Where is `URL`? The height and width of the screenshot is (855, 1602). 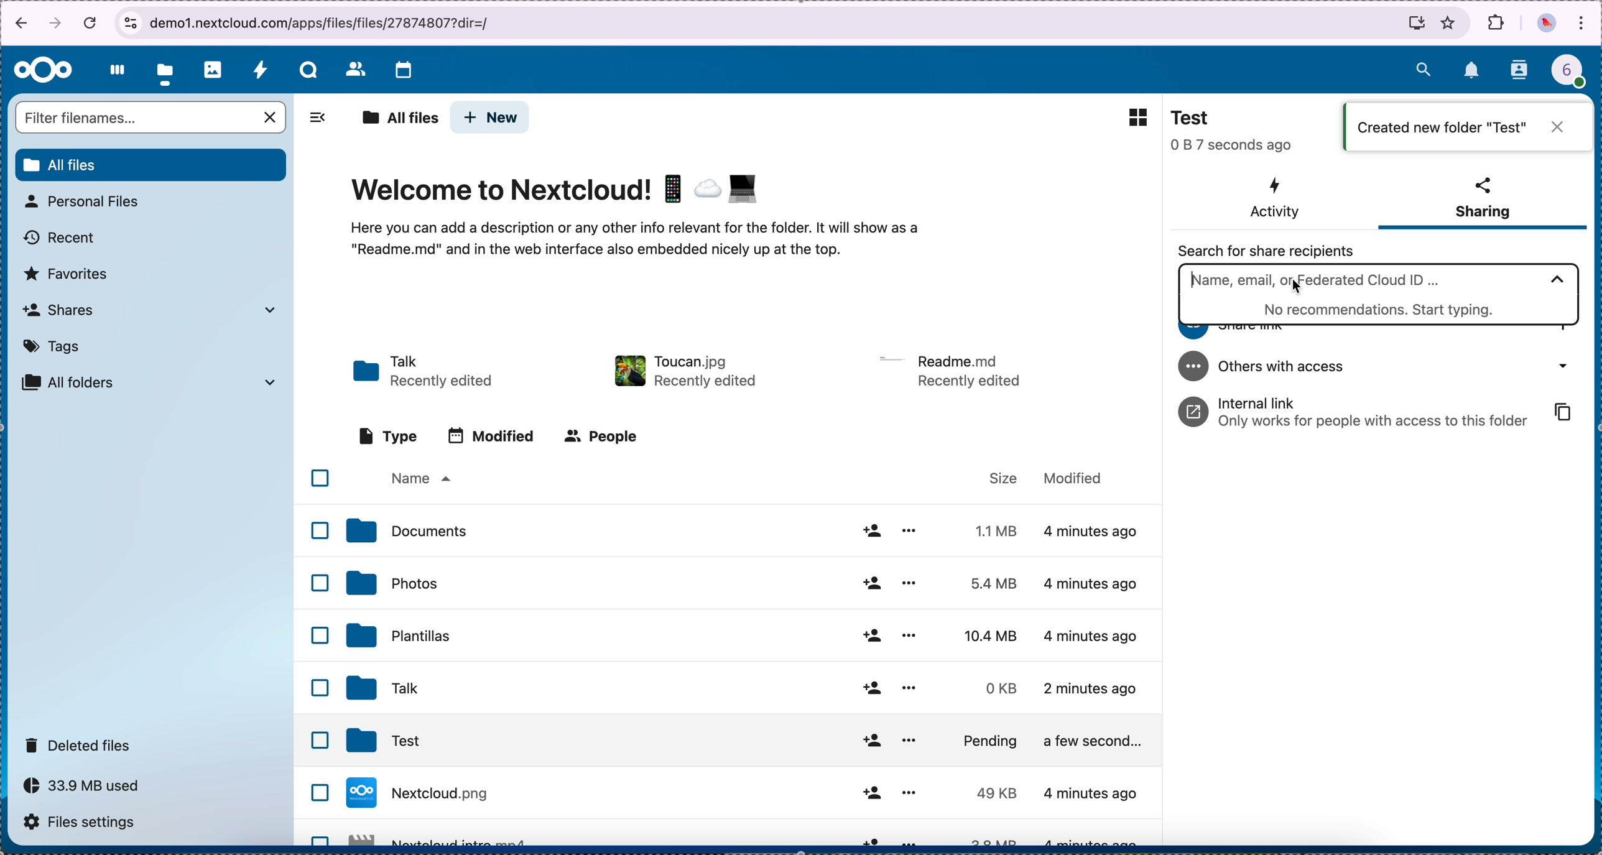 URL is located at coordinates (328, 21).